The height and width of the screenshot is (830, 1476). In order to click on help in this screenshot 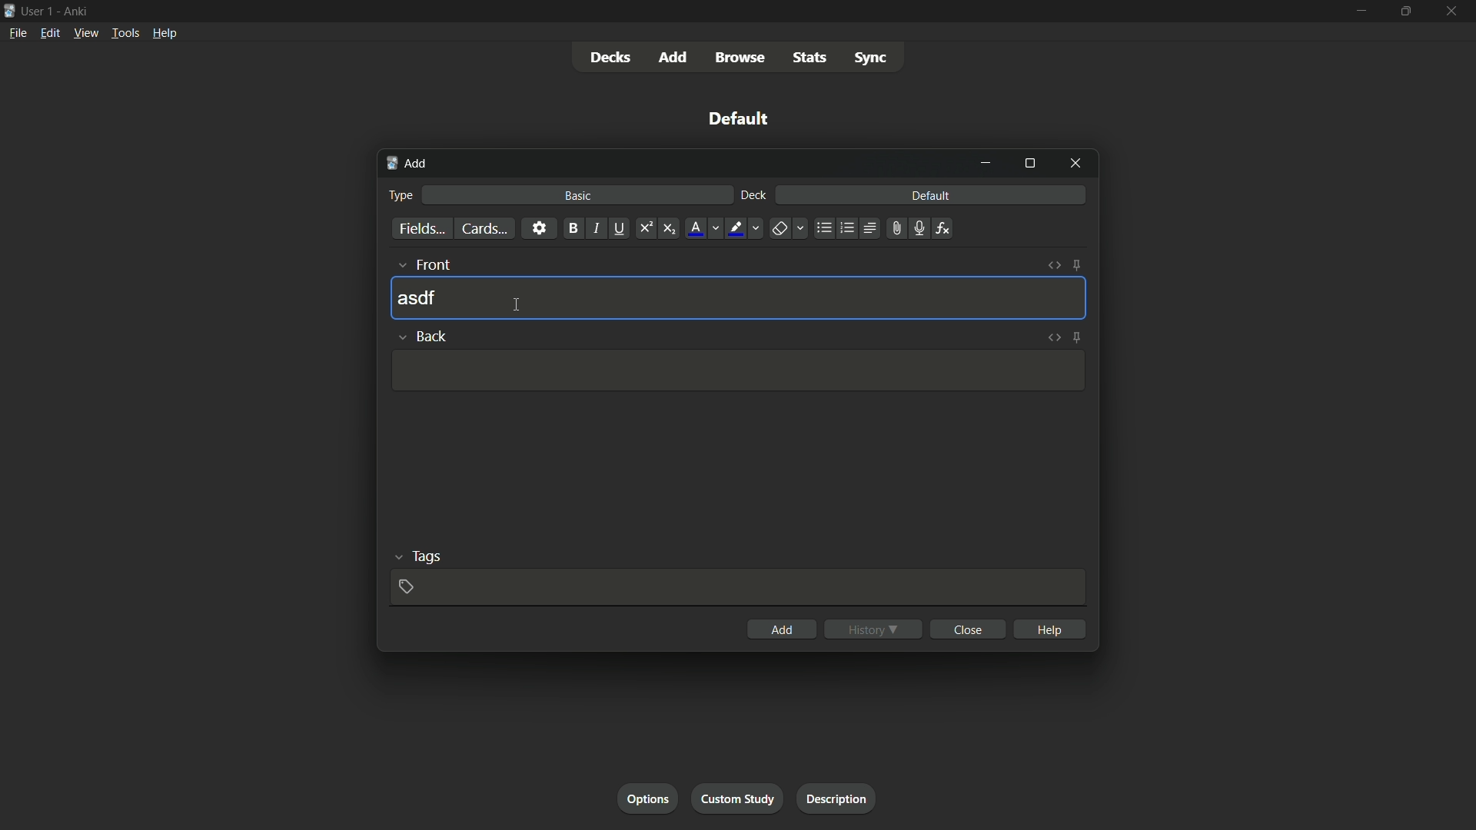, I will do `click(165, 35)`.